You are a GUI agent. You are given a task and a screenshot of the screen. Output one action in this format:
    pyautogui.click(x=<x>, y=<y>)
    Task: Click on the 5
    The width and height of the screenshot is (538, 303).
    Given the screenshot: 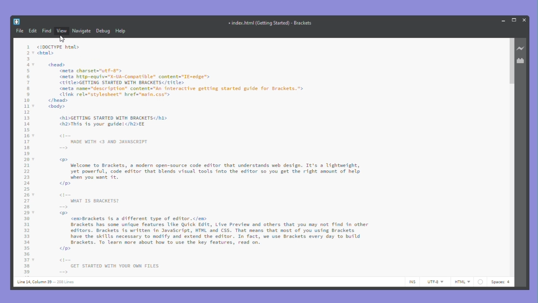 What is the action you would take?
    pyautogui.click(x=27, y=71)
    